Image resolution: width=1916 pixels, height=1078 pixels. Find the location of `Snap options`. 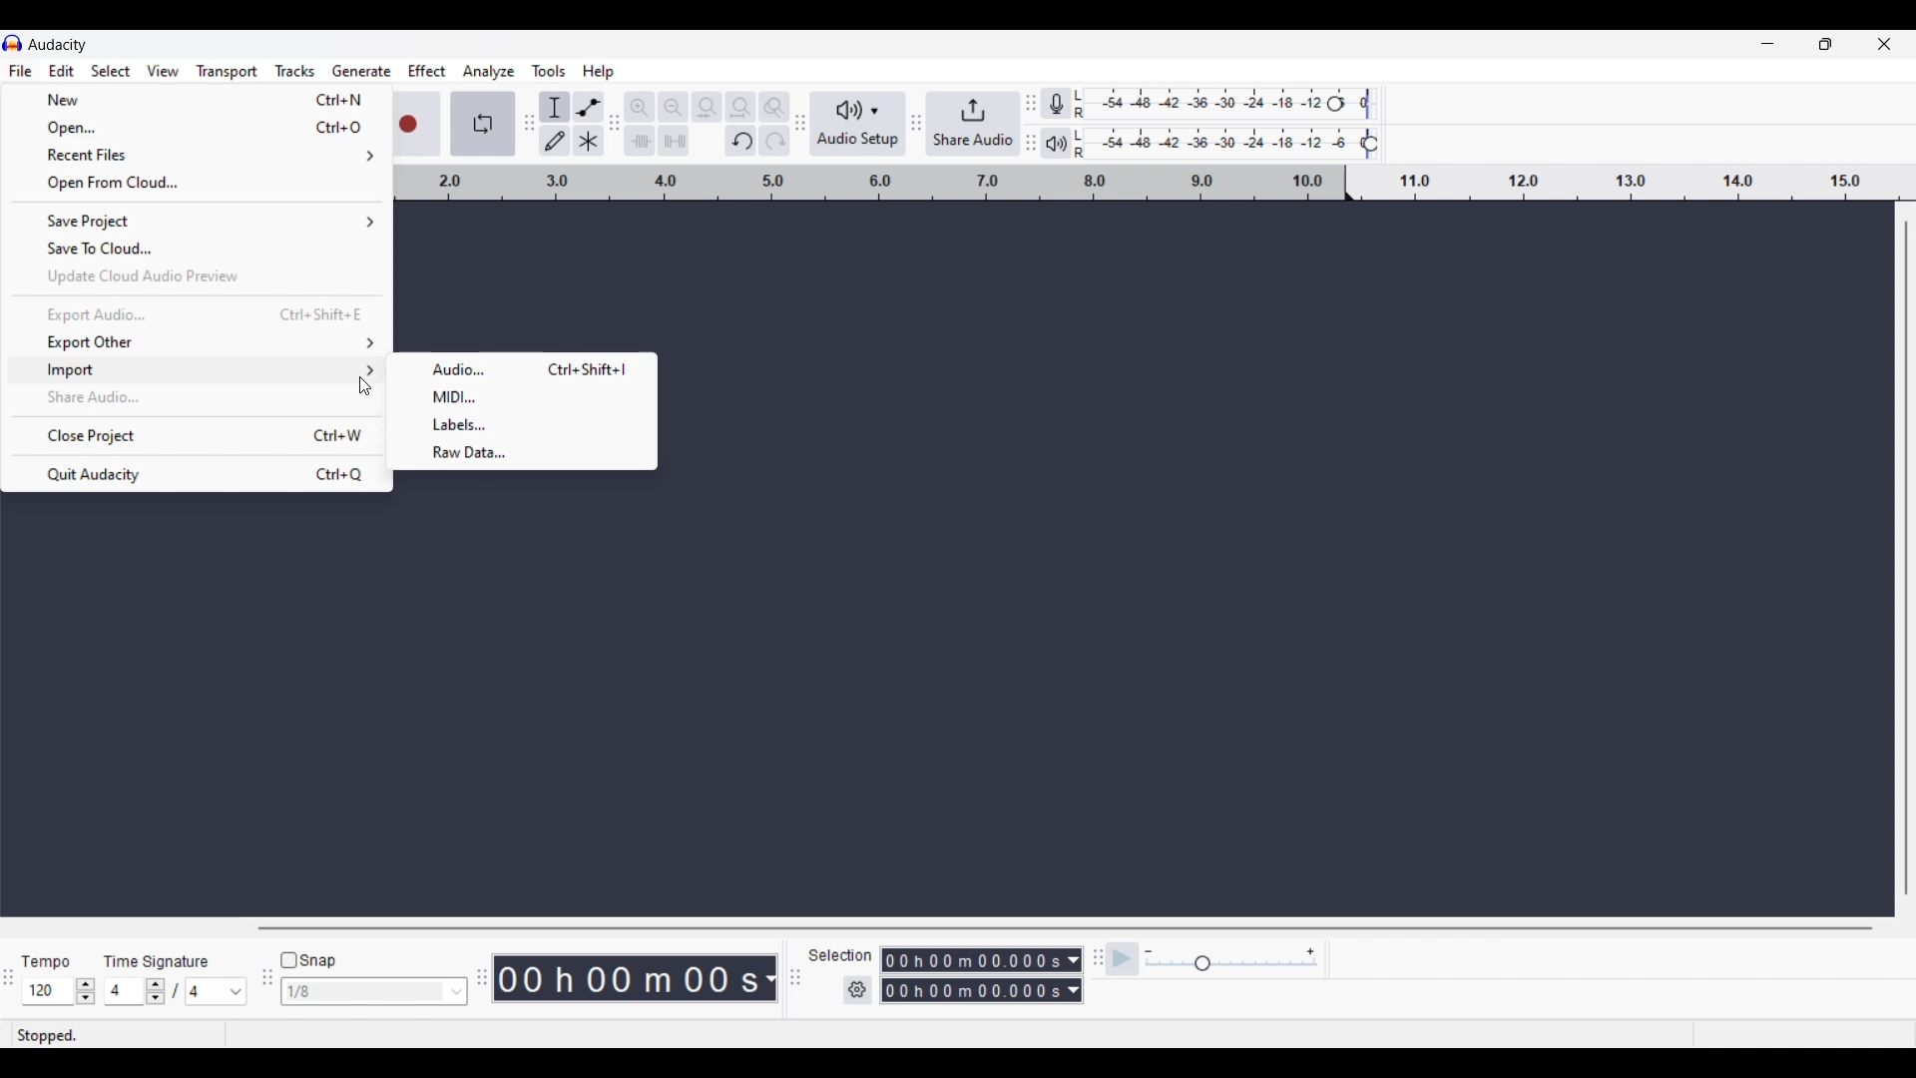

Snap options is located at coordinates (457, 991).